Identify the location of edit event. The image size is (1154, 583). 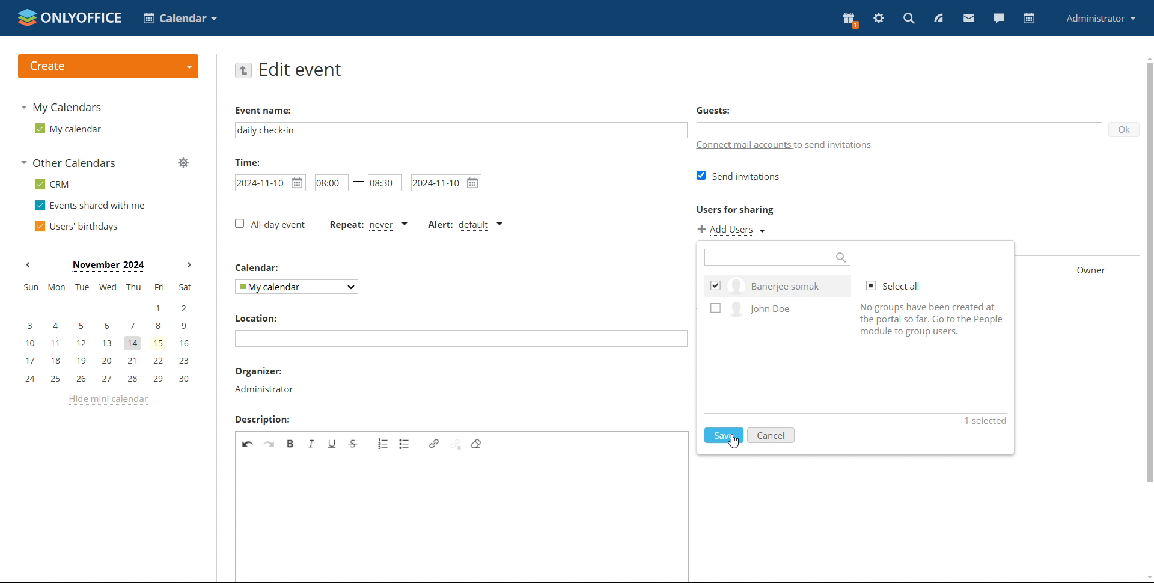
(302, 70).